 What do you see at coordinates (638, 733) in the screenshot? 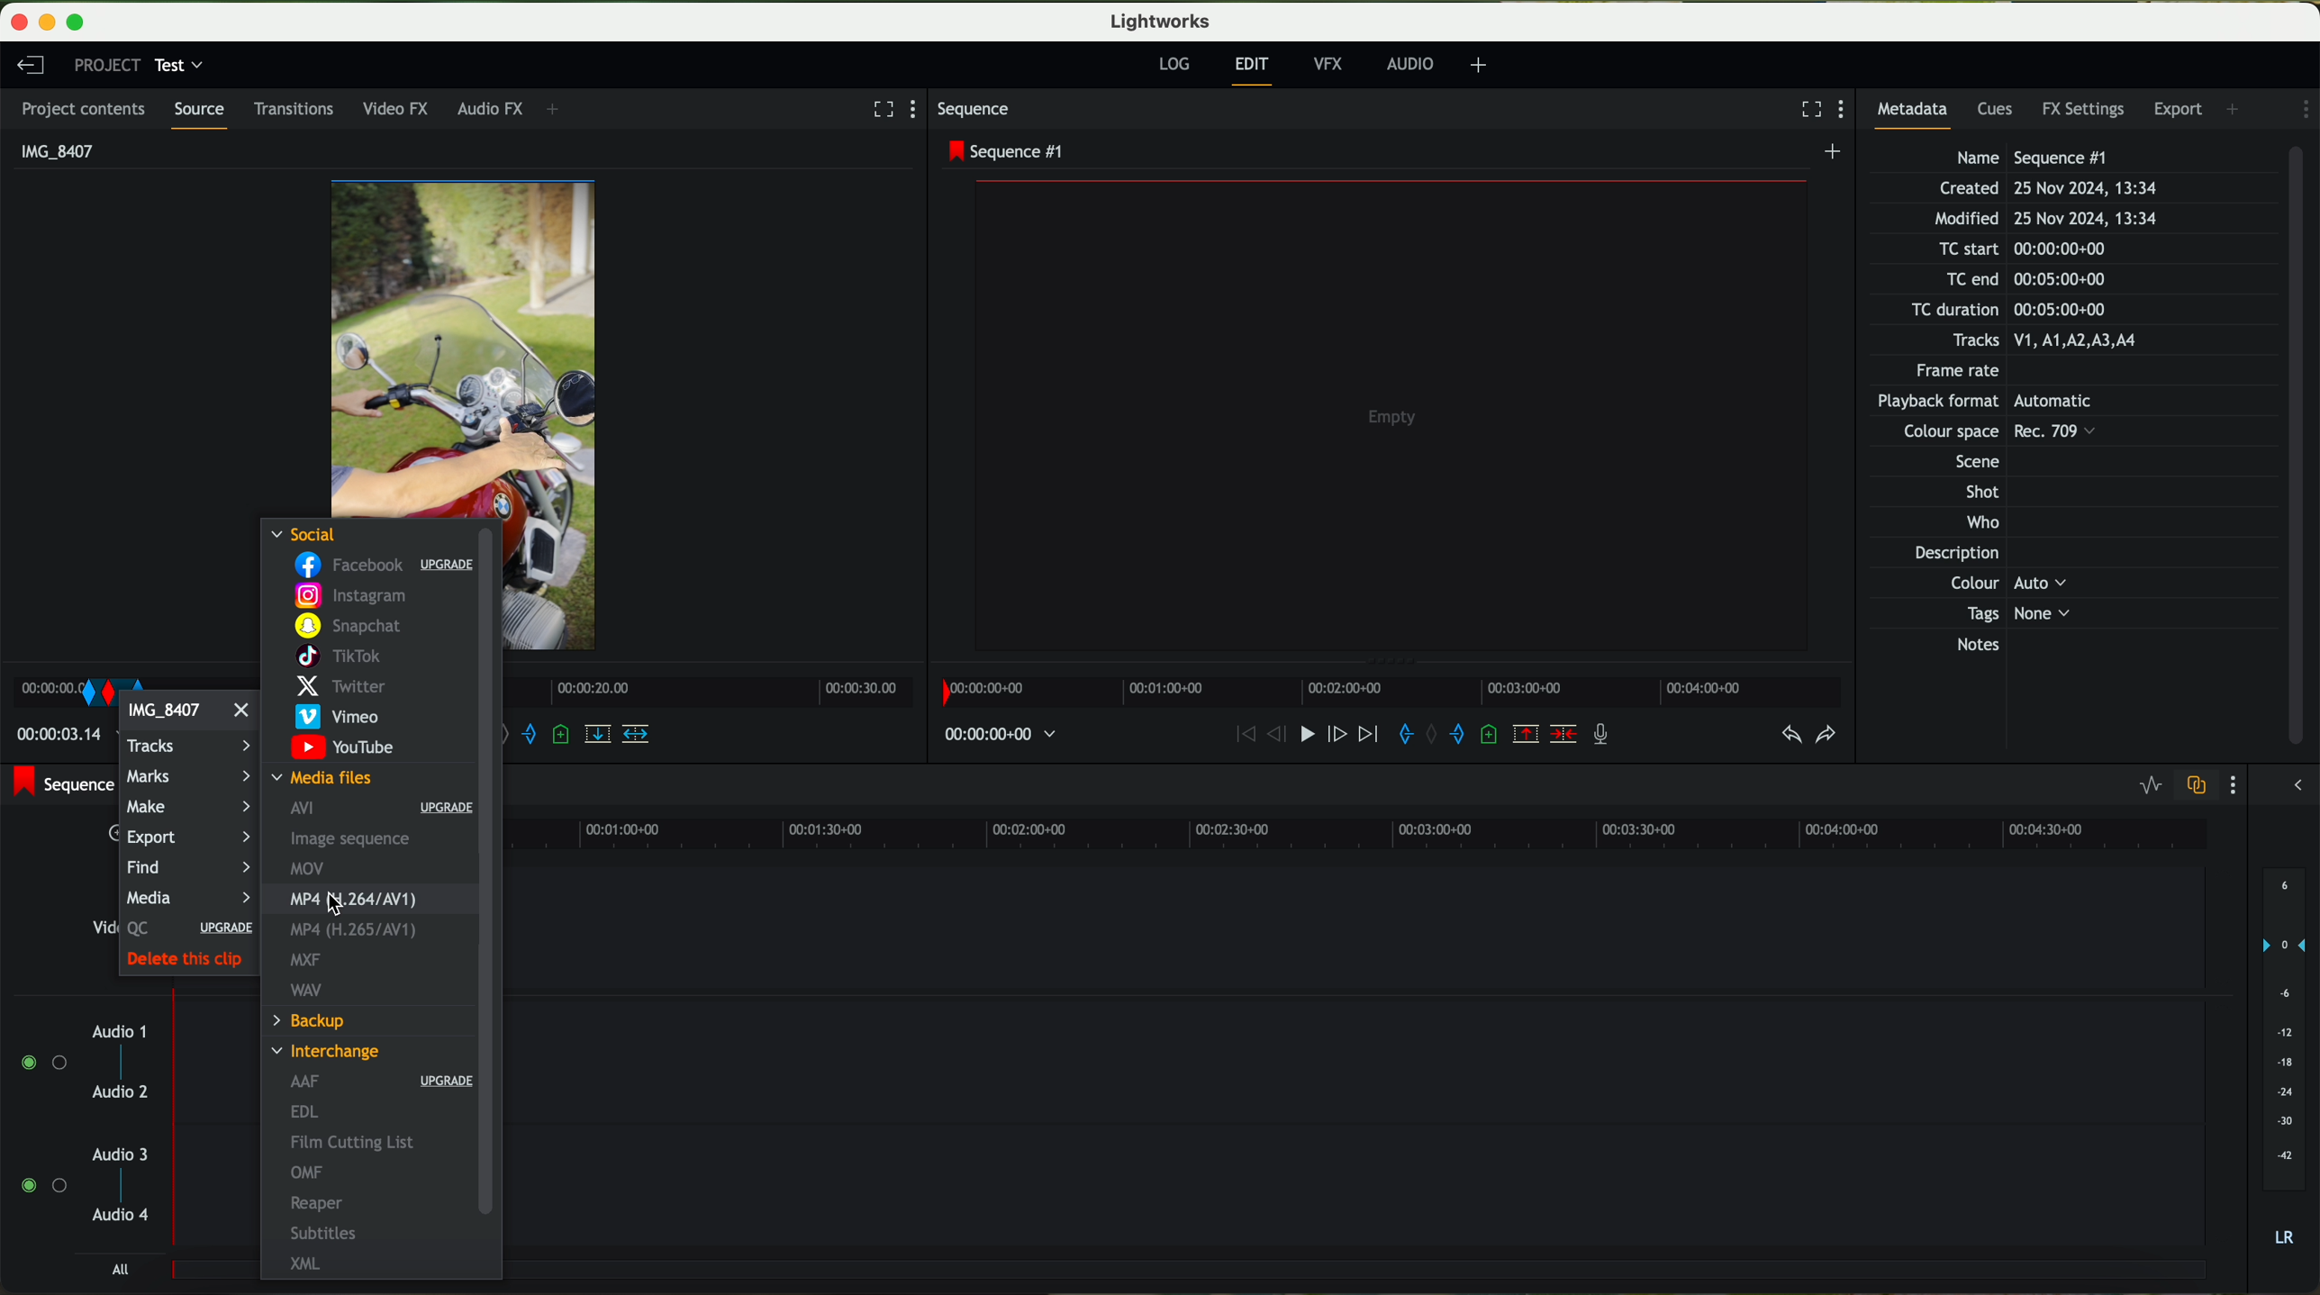
I see `insert into the target sequence` at bounding box center [638, 733].